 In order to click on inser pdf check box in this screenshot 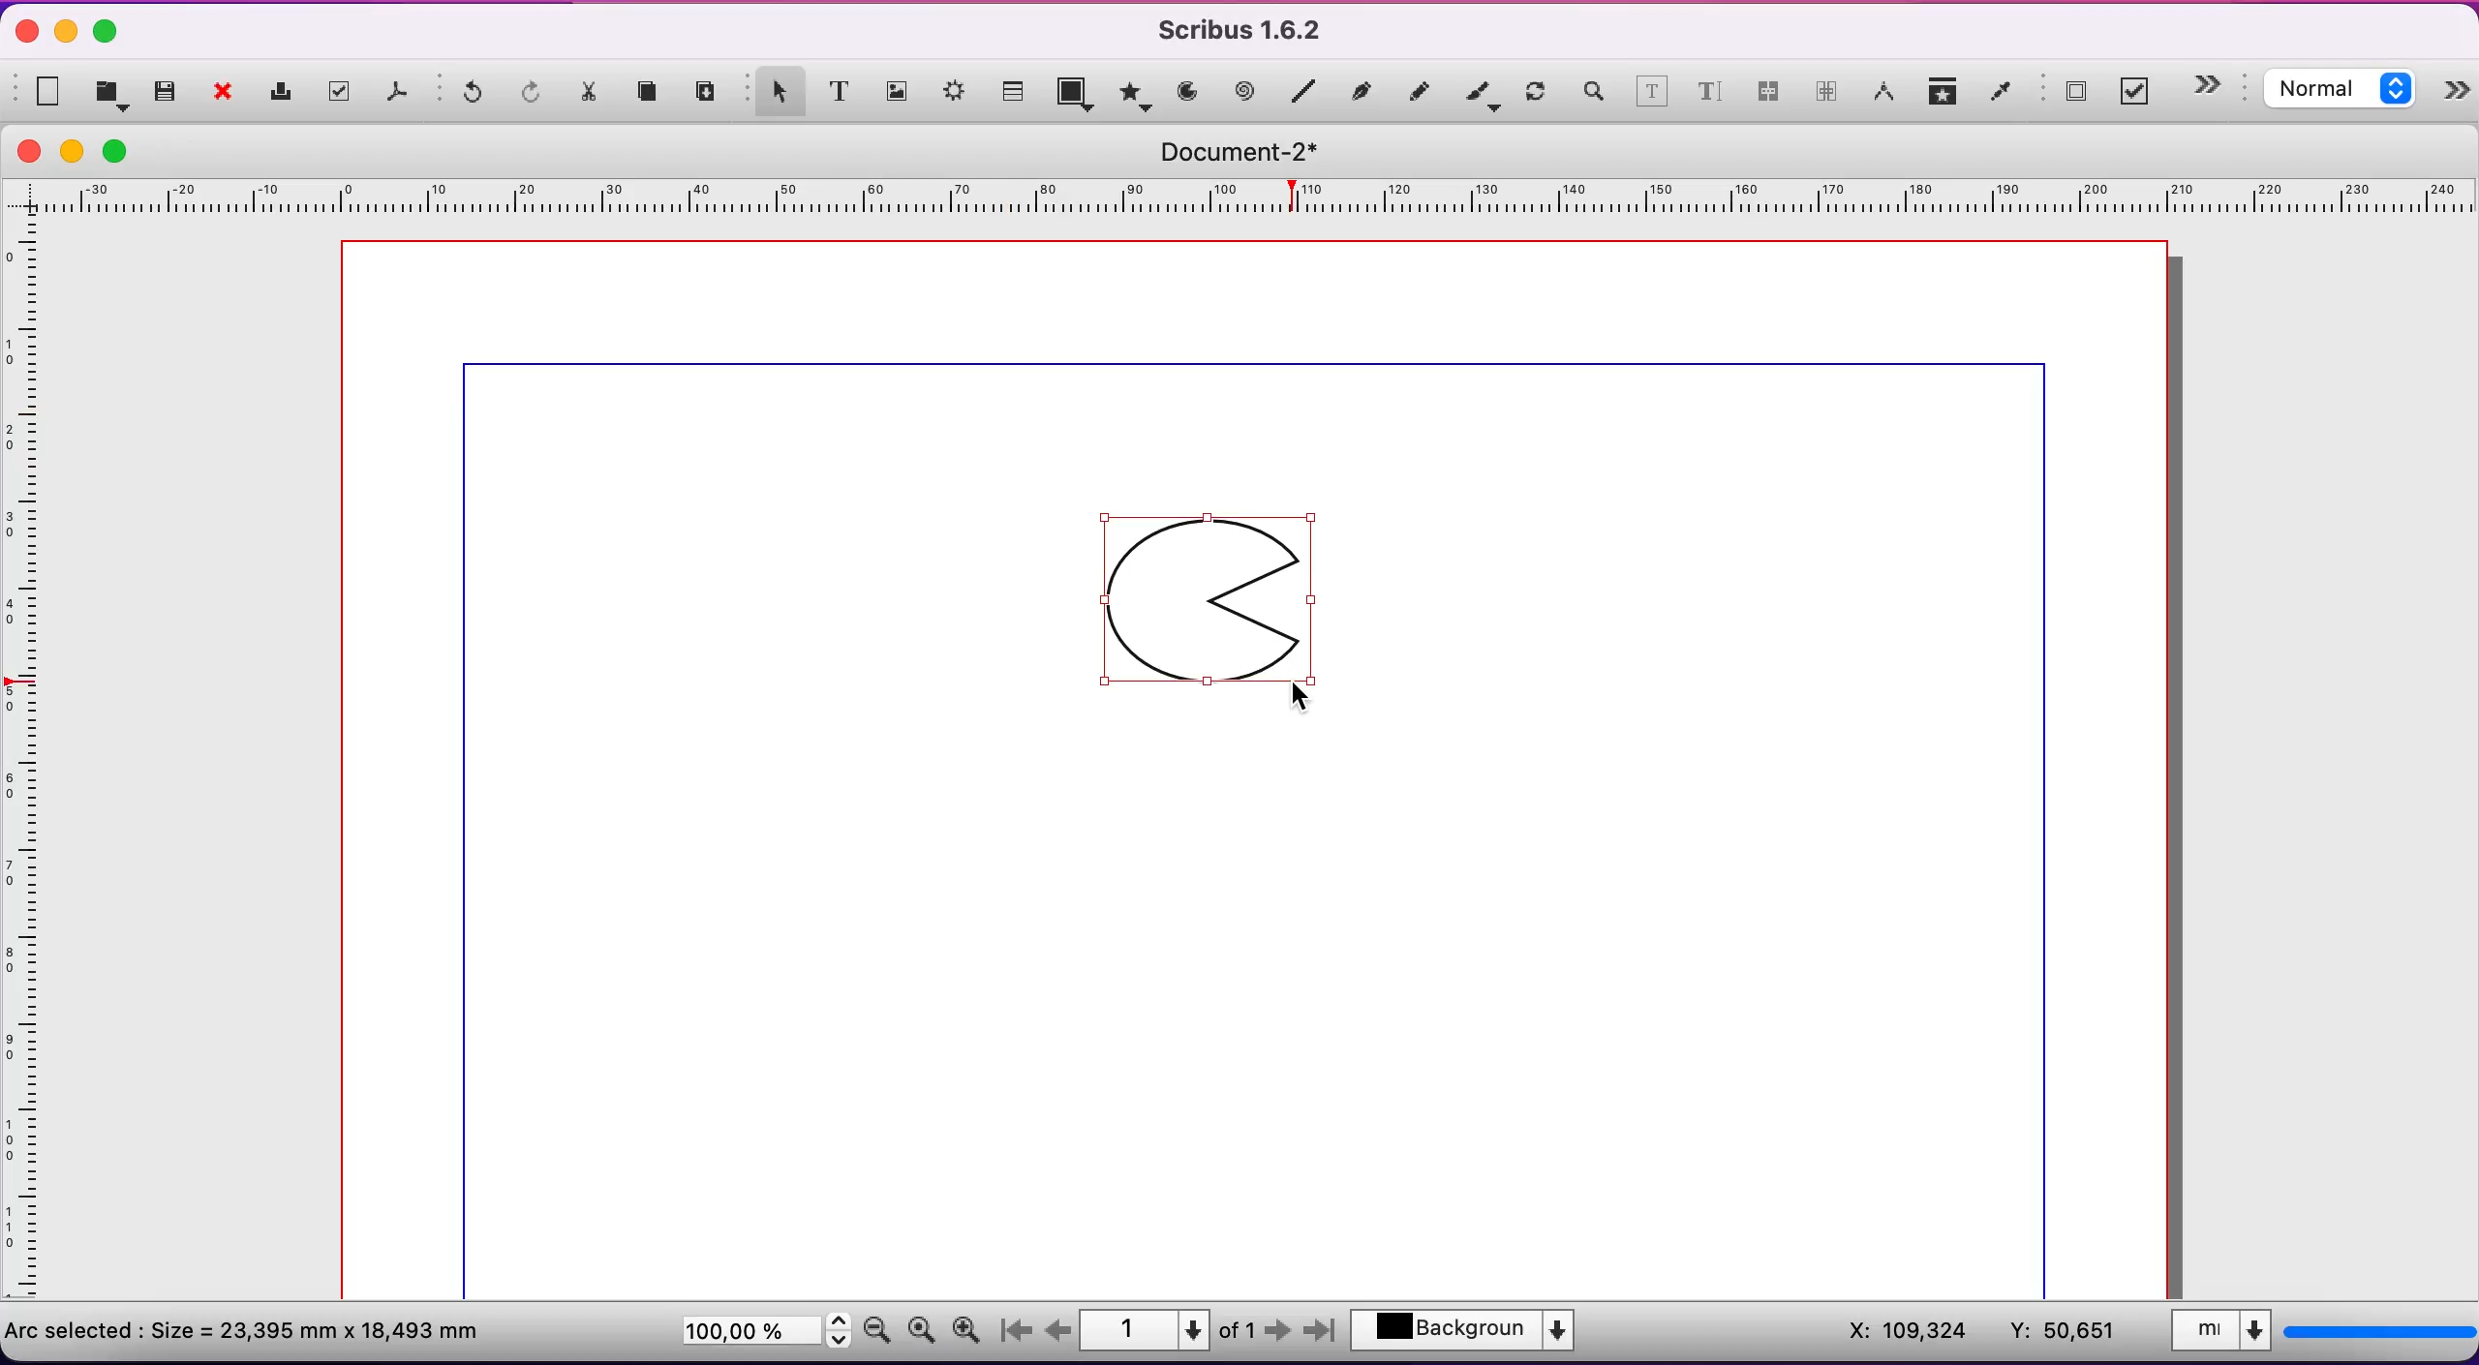, I will do `click(2140, 92)`.